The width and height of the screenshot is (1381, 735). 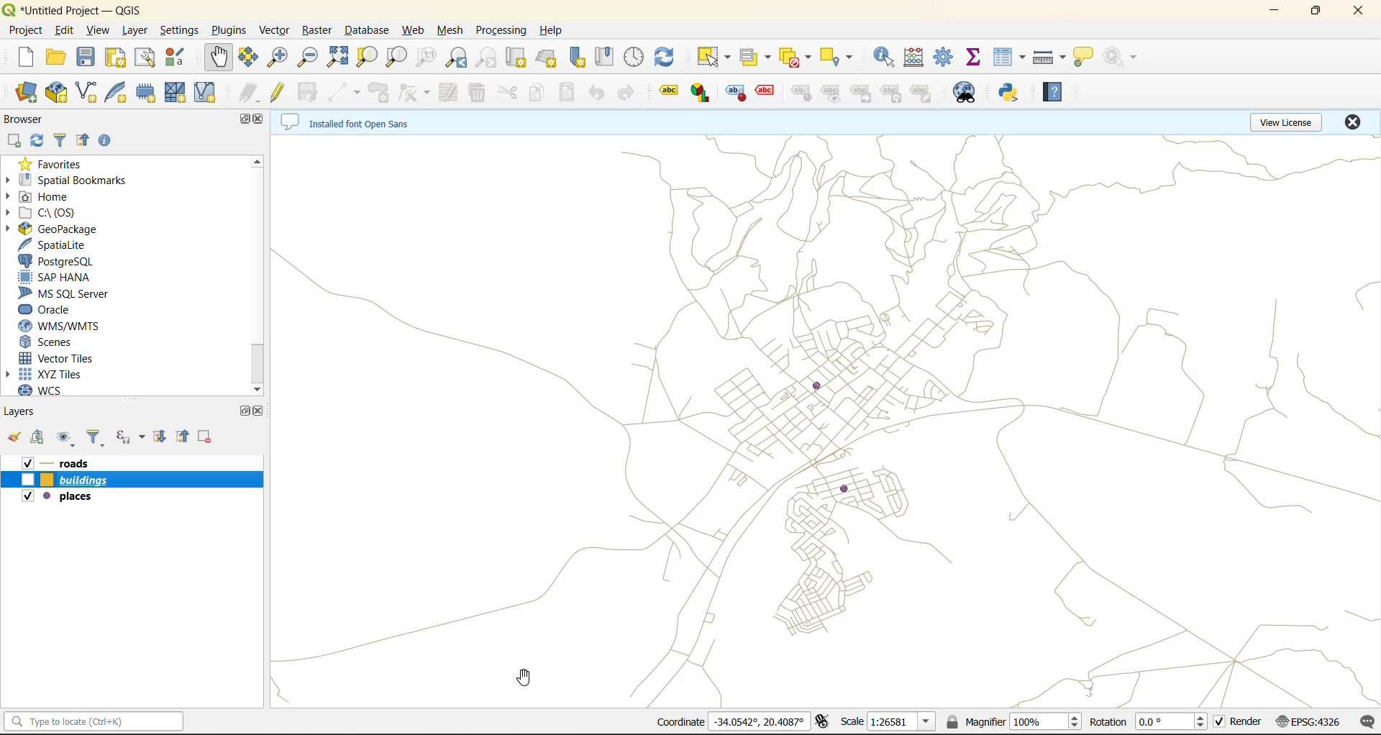 I want to click on sap hana, so click(x=61, y=278).